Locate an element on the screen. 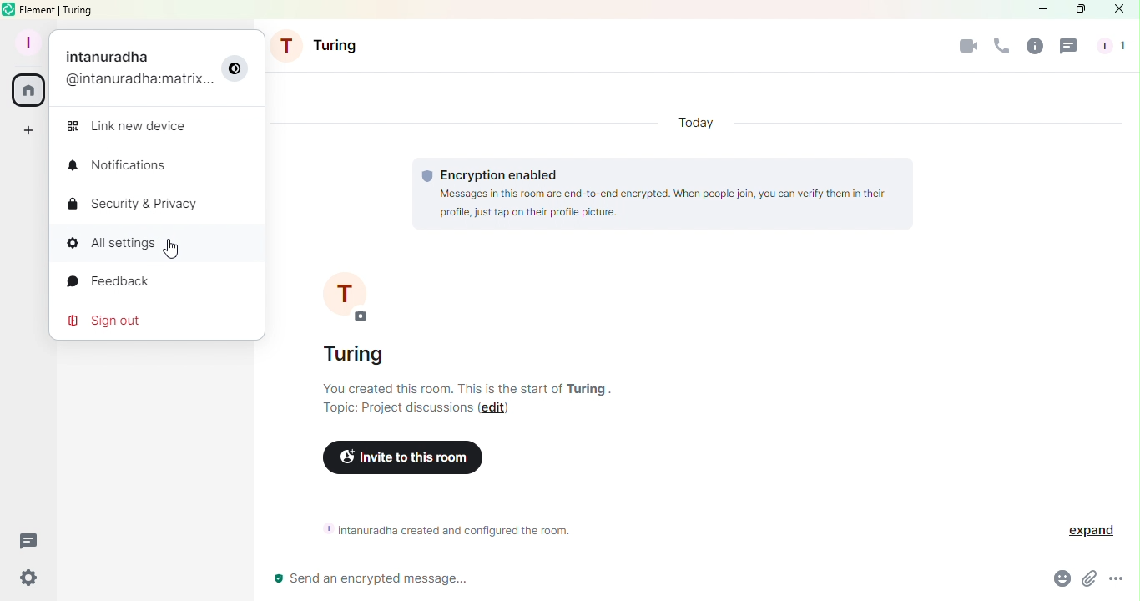 The width and height of the screenshot is (1140, 601). turing is located at coordinates (365, 356).